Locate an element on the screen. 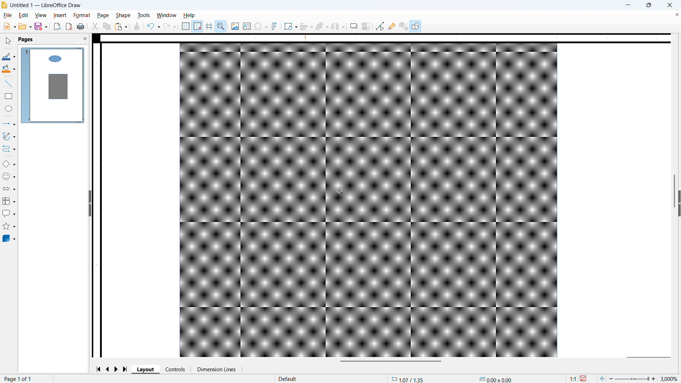  open  is located at coordinates (25, 27).